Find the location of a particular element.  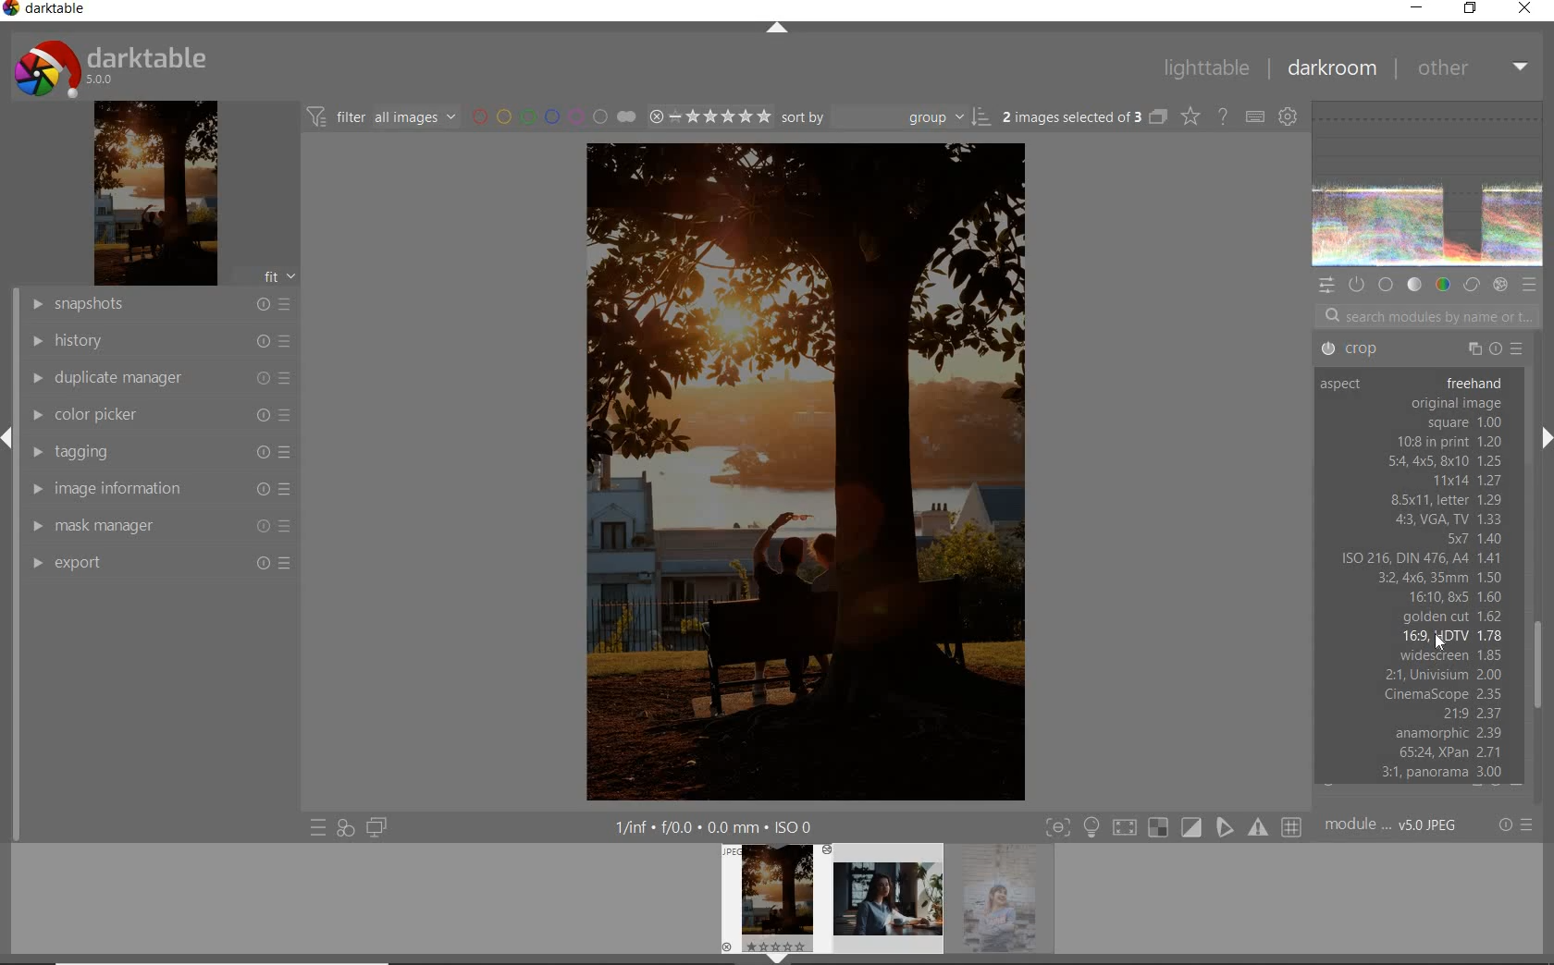

other is located at coordinates (1472, 68).